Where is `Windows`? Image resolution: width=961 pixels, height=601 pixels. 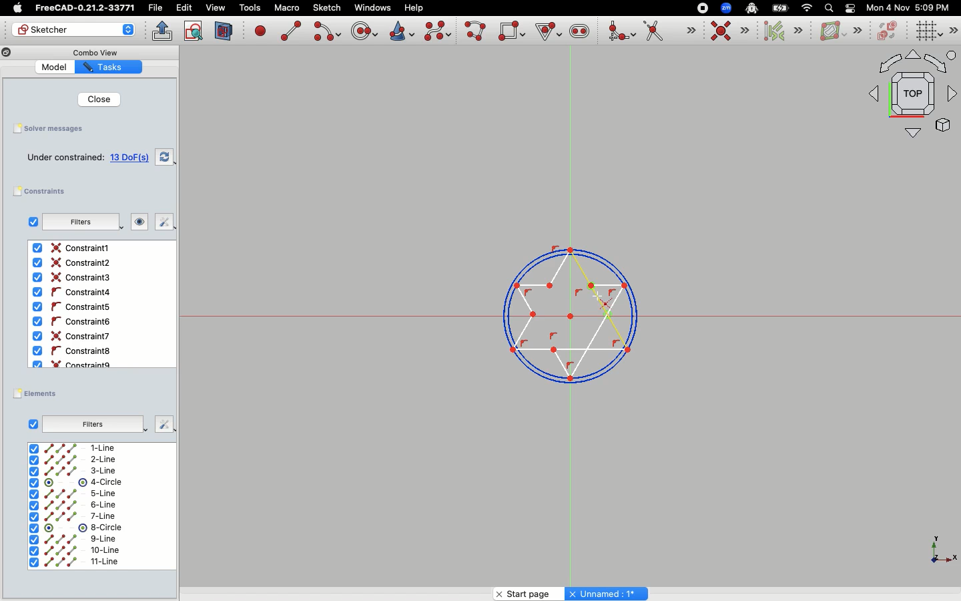
Windows is located at coordinates (372, 8).